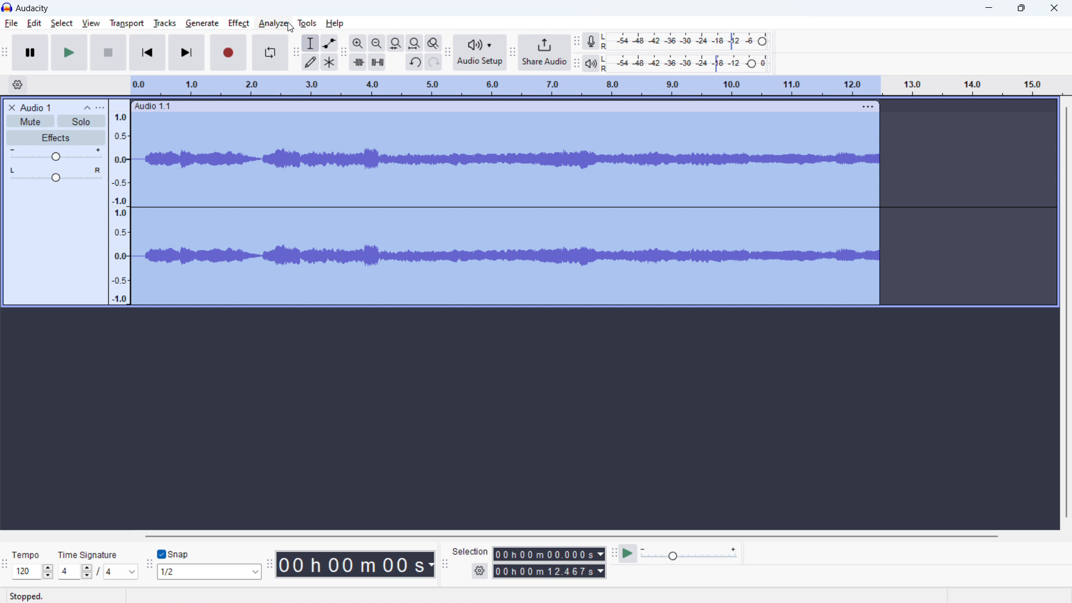 The height and width of the screenshot is (603, 1072). I want to click on delete recording, so click(12, 108).